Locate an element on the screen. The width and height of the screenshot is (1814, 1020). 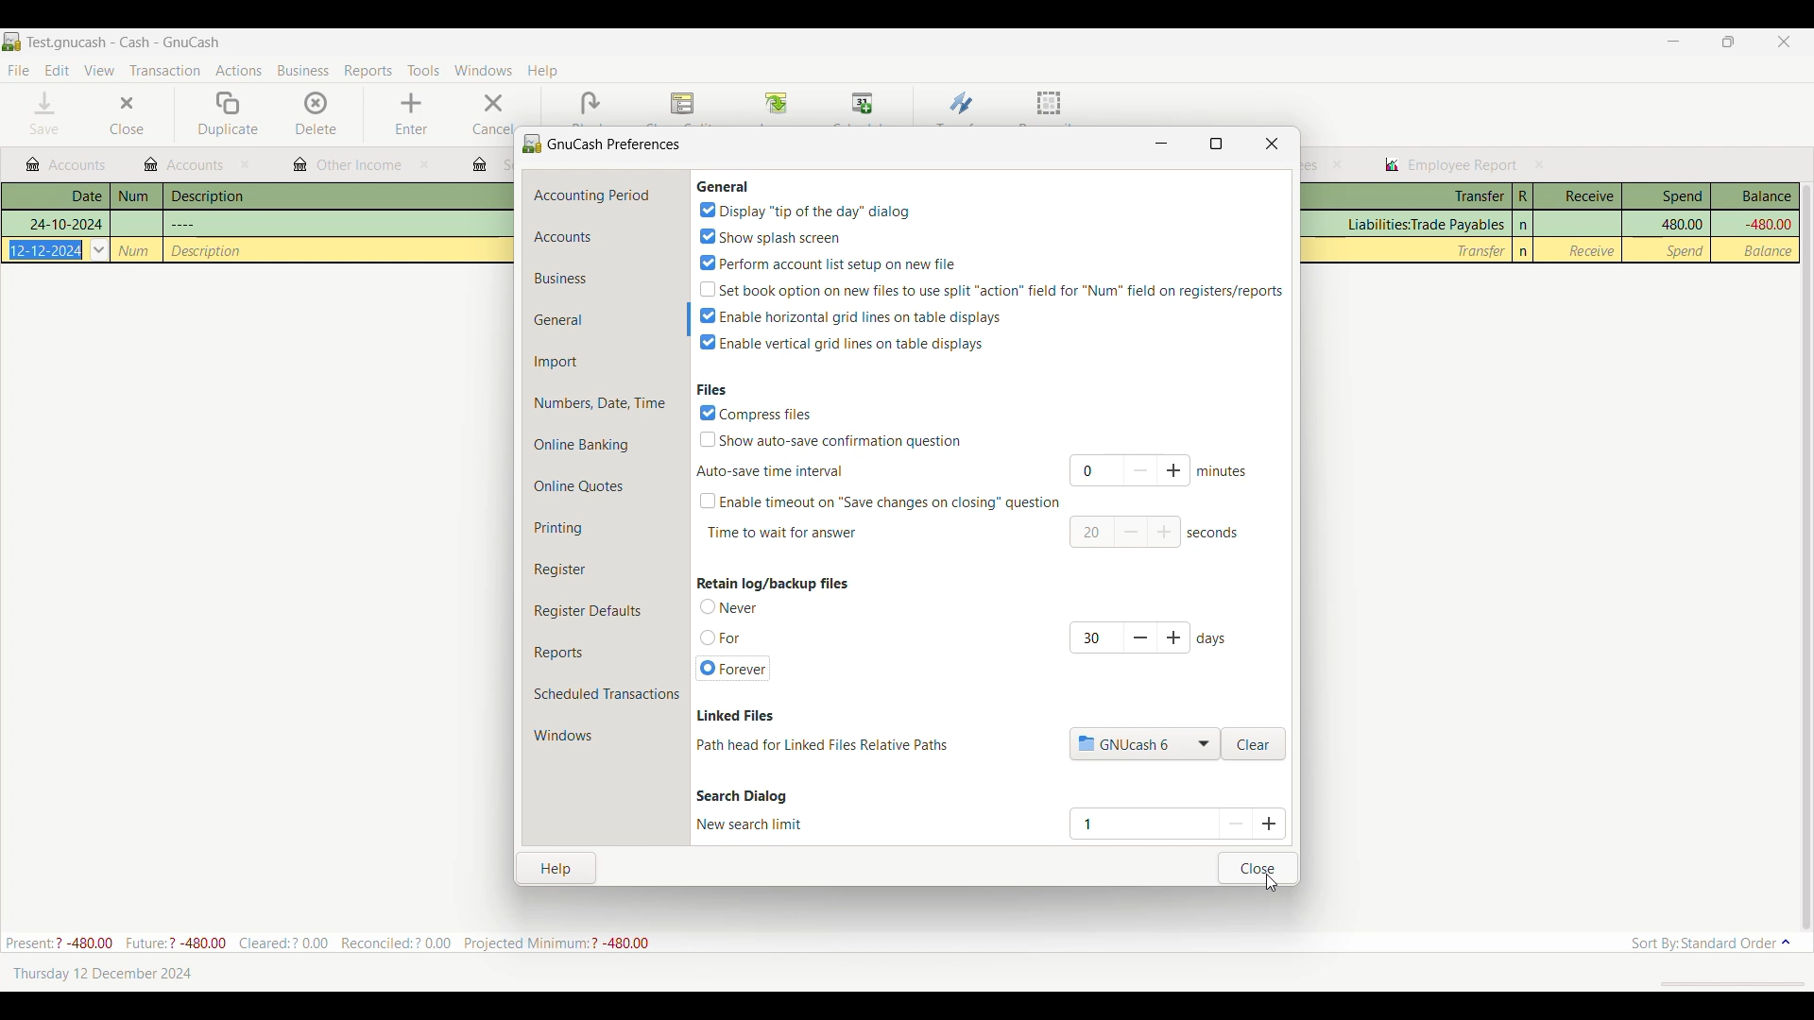
View menu is located at coordinates (99, 70).